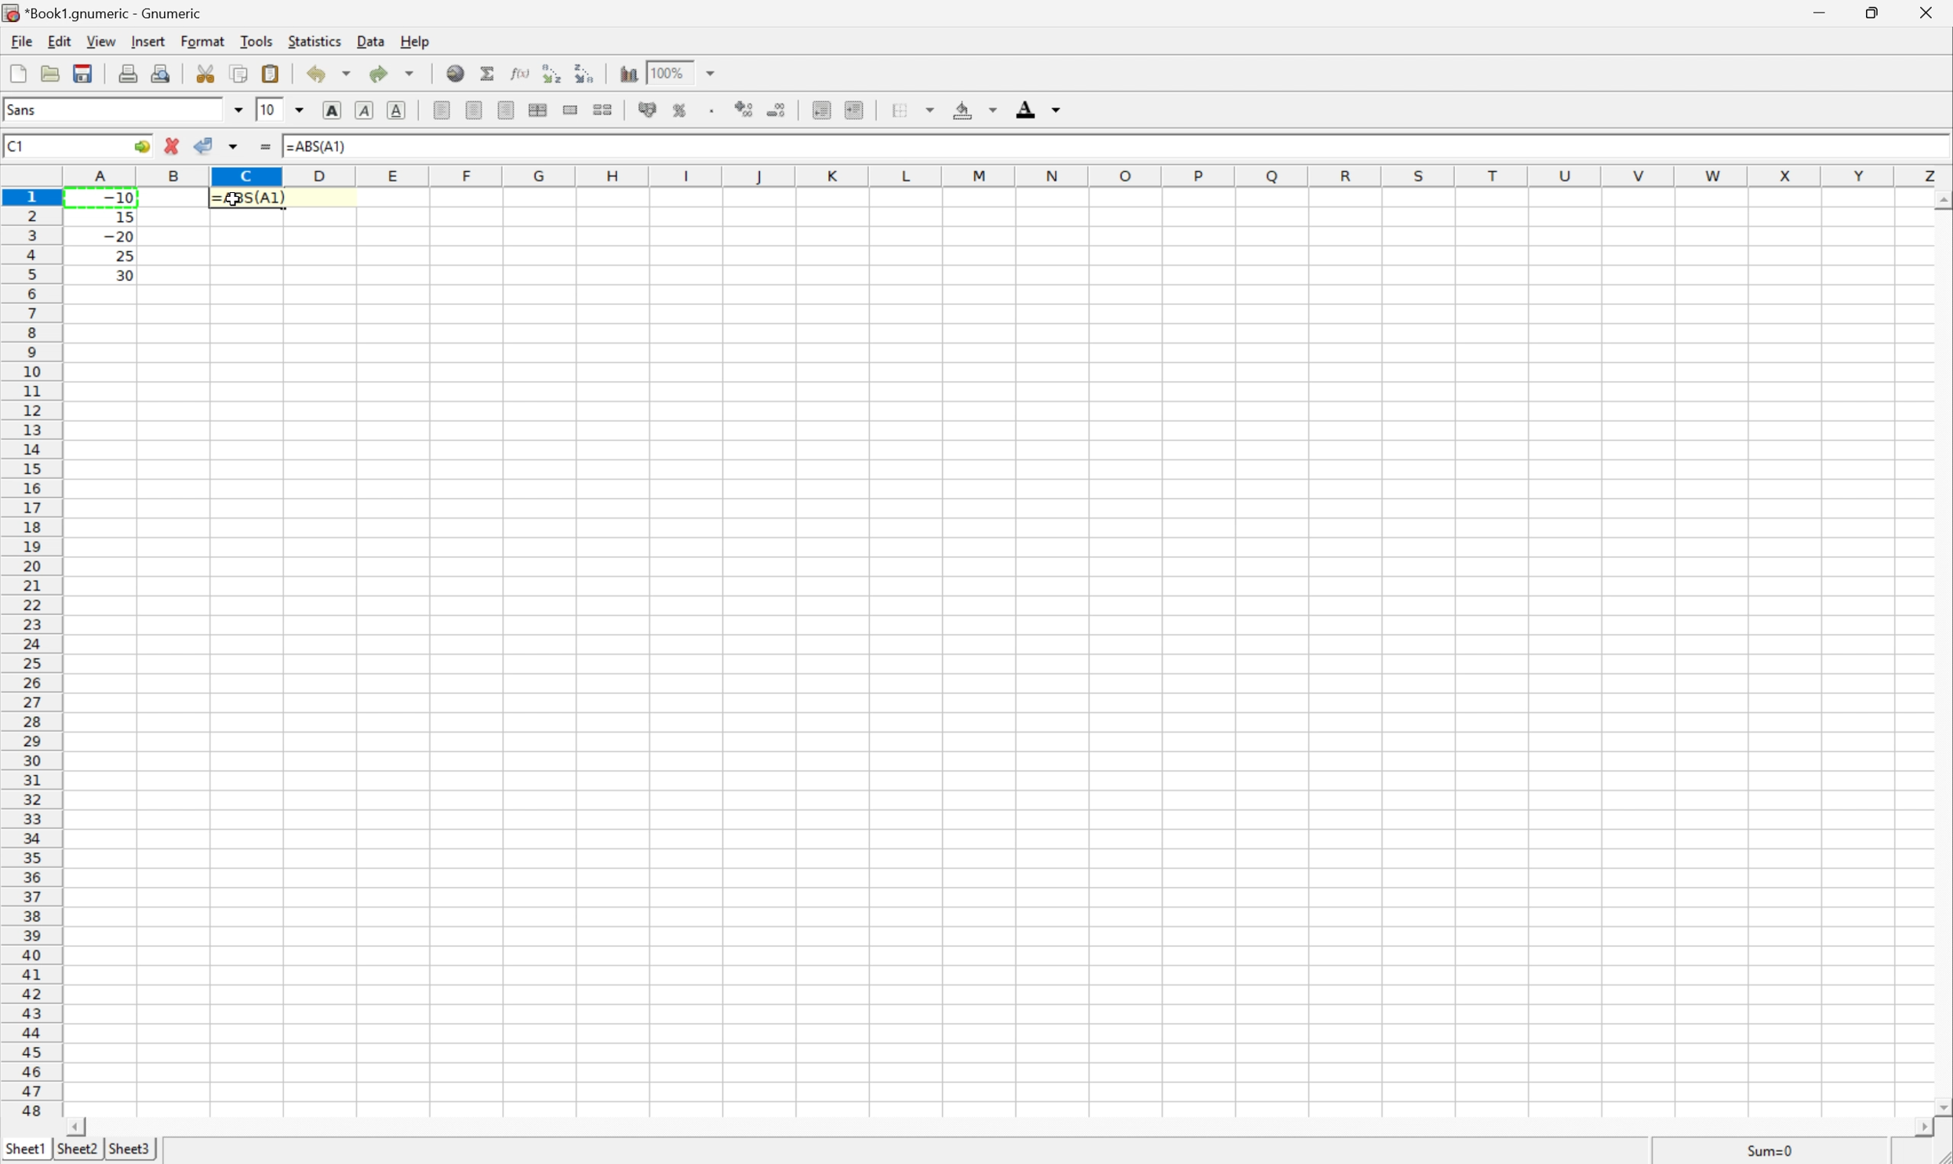 This screenshot has height=1164, width=1953. Describe the element at coordinates (540, 111) in the screenshot. I see `center horizontally across the selection` at that location.